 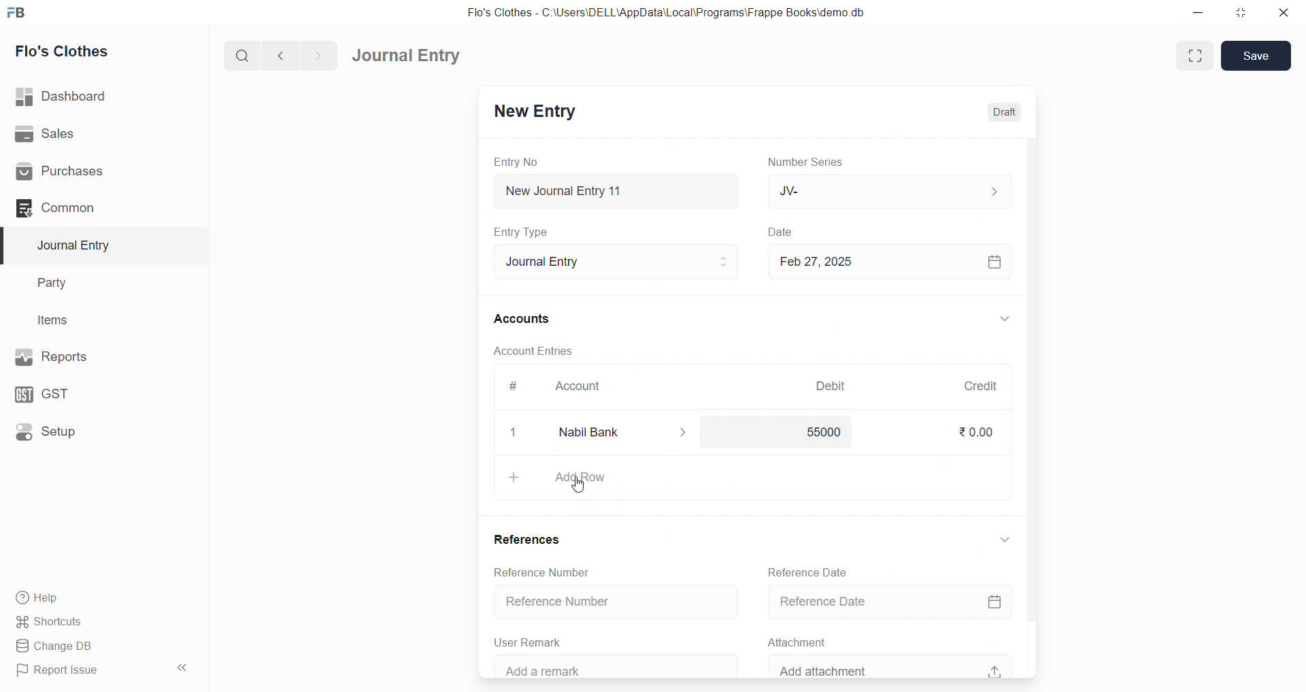 What do you see at coordinates (811, 162) in the screenshot?
I see `Number Series` at bounding box center [811, 162].